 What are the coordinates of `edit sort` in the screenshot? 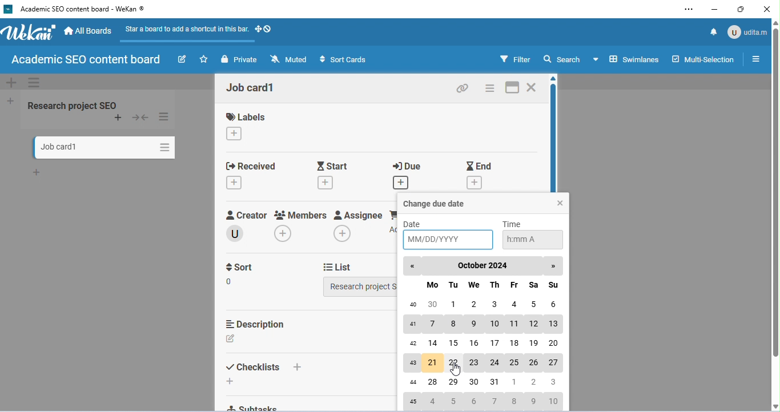 It's located at (235, 282).